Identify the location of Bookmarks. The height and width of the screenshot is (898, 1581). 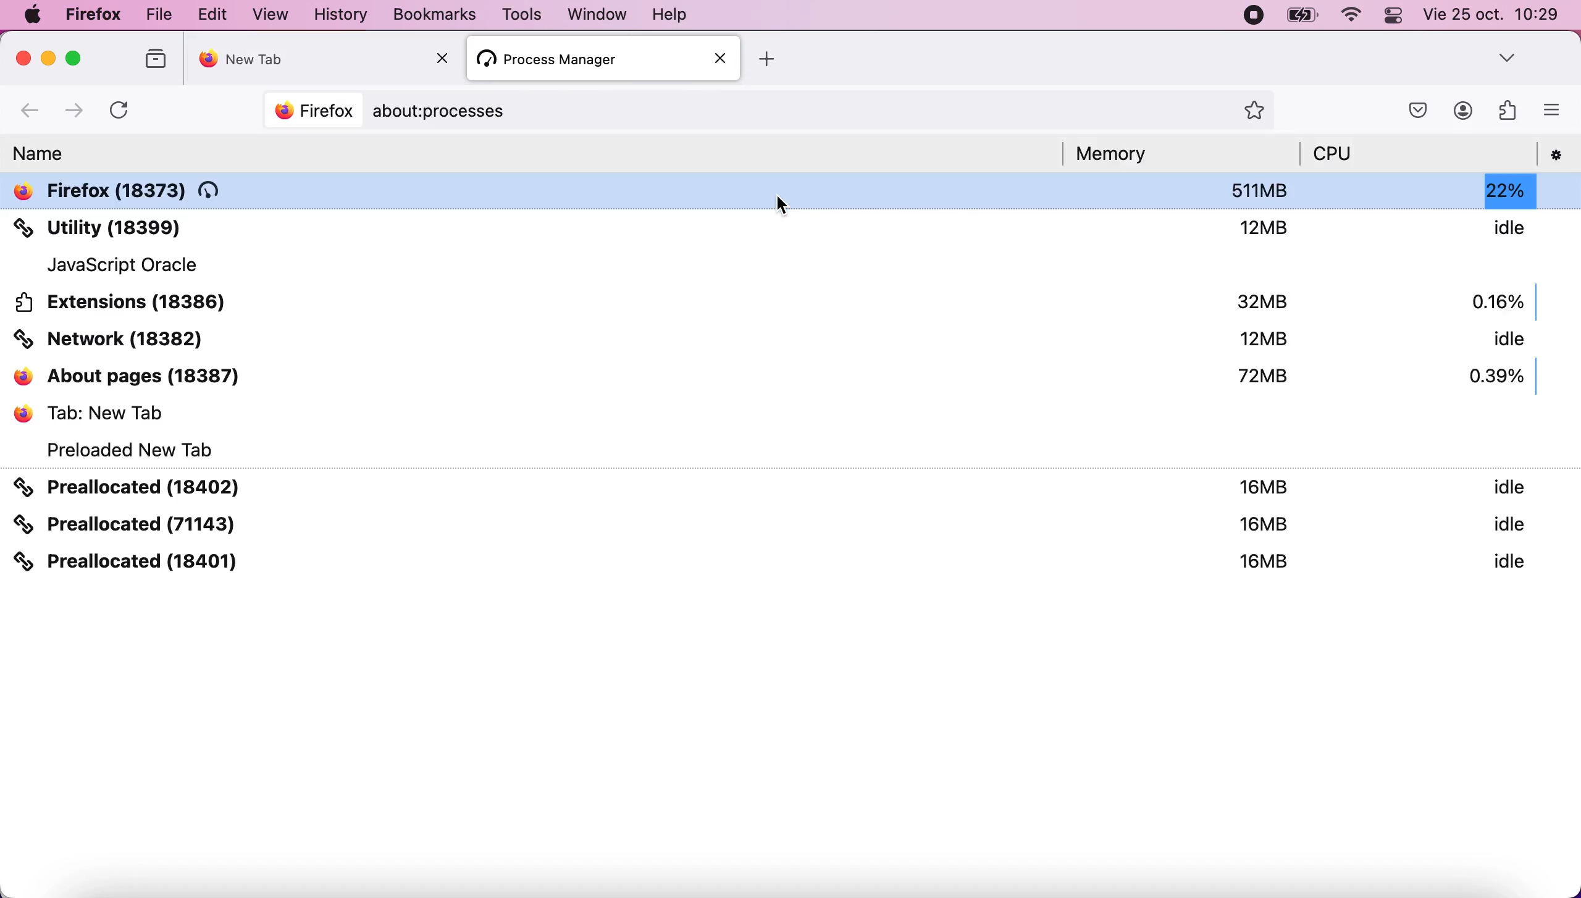
(434, 14).